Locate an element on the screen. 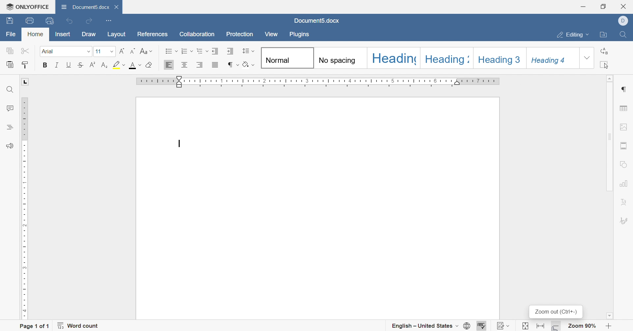 This screenshot has width=633, height=331. italic is located at coordinates (58, 65).